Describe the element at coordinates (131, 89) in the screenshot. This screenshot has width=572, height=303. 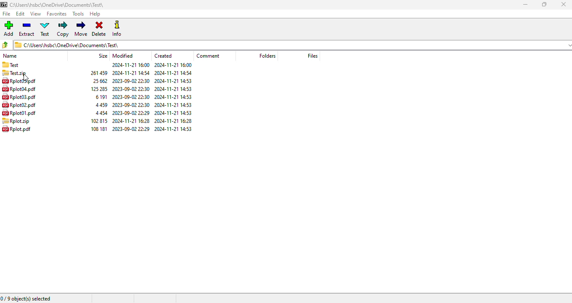
I see `modified date & time` at that location.